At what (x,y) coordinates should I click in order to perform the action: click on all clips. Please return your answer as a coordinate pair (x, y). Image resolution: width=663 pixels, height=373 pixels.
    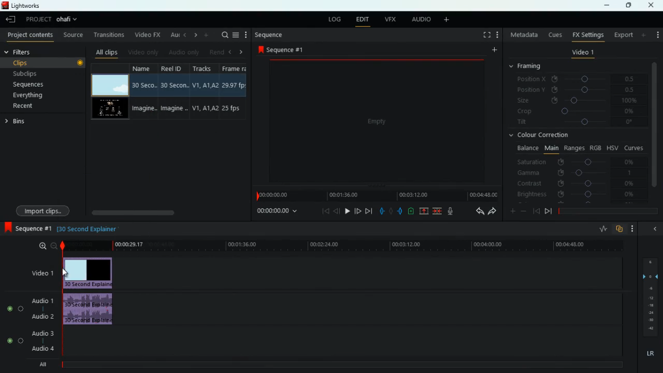
    Looking at the image, I should click on (105, 52).